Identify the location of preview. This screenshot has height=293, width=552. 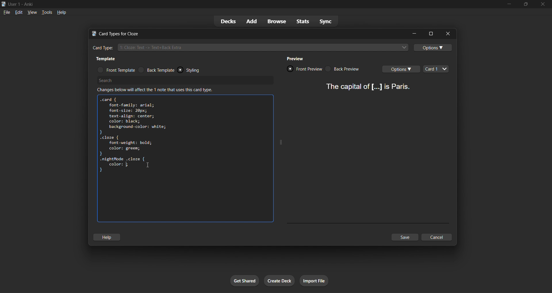
(297, 60).